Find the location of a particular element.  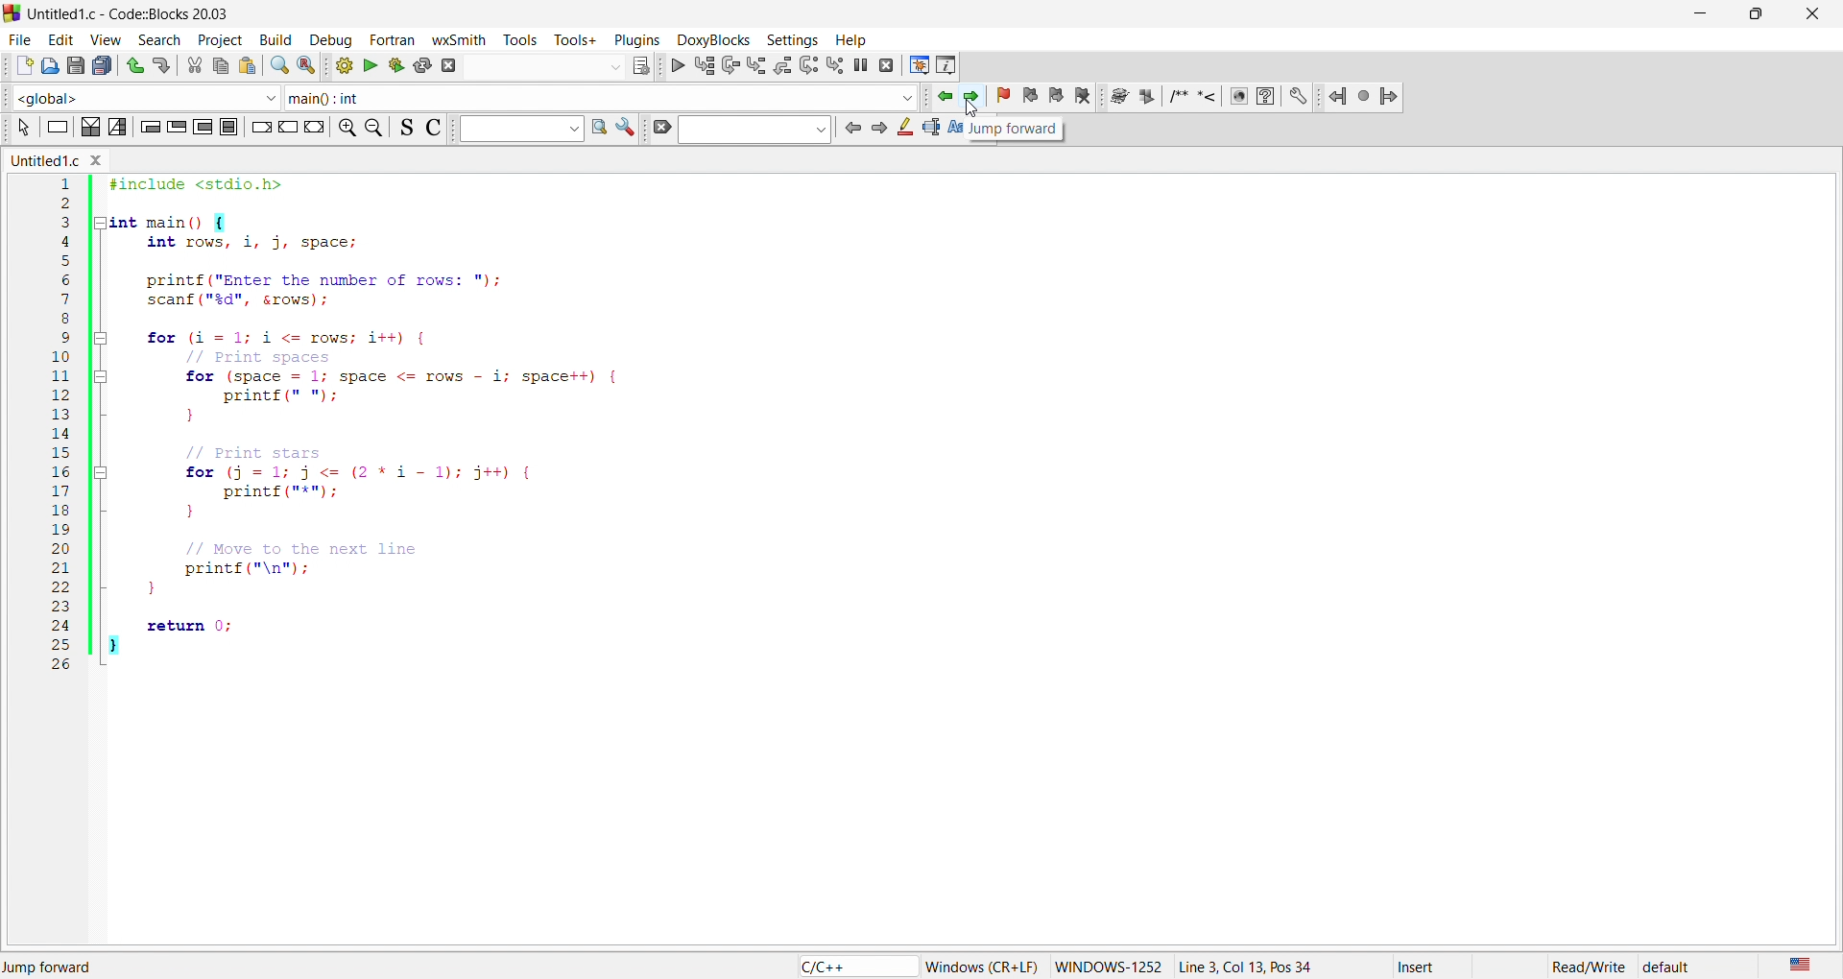

line number is located at coordinates (66, 426).